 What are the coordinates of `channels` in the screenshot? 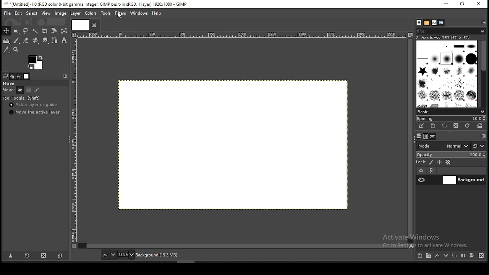 It's located at (426, 137).